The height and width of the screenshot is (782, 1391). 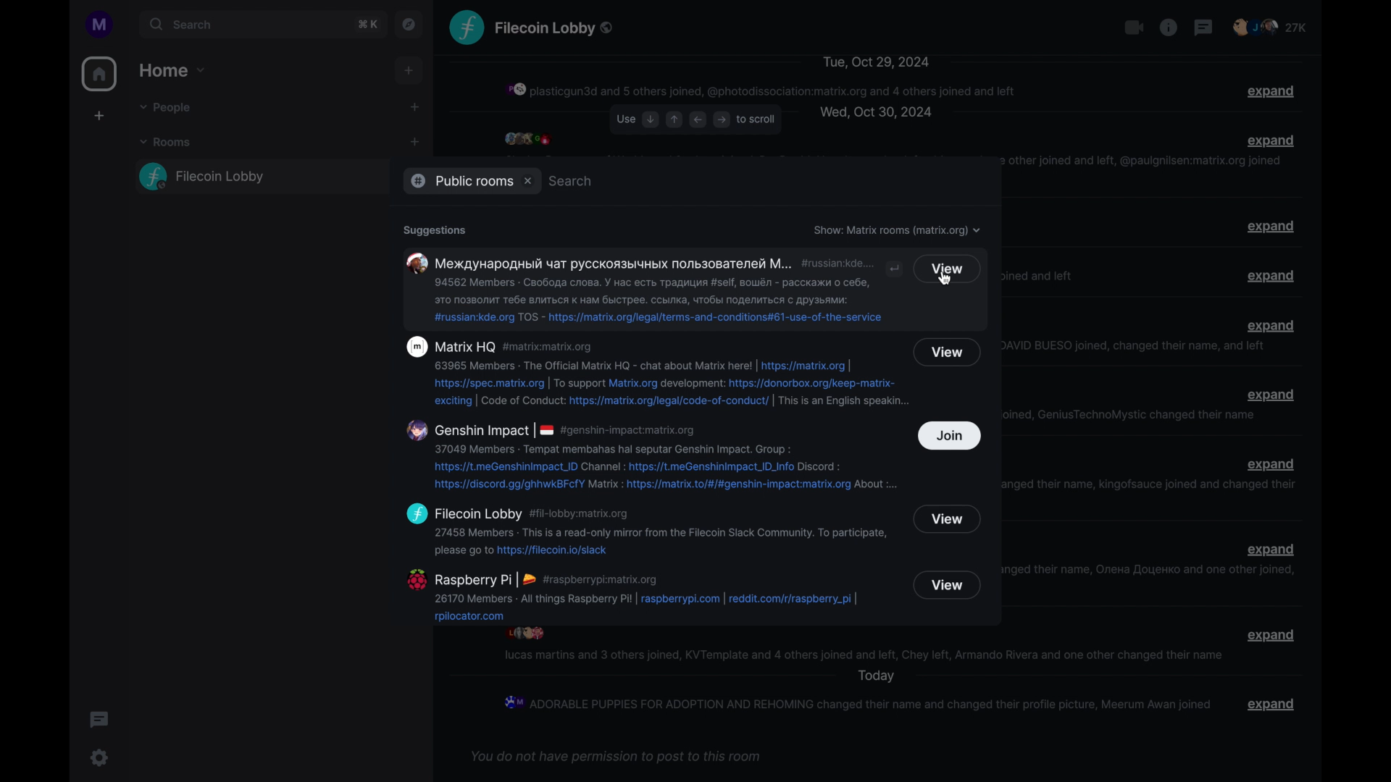 I want to click on expand, so click(x=1271, y=395).